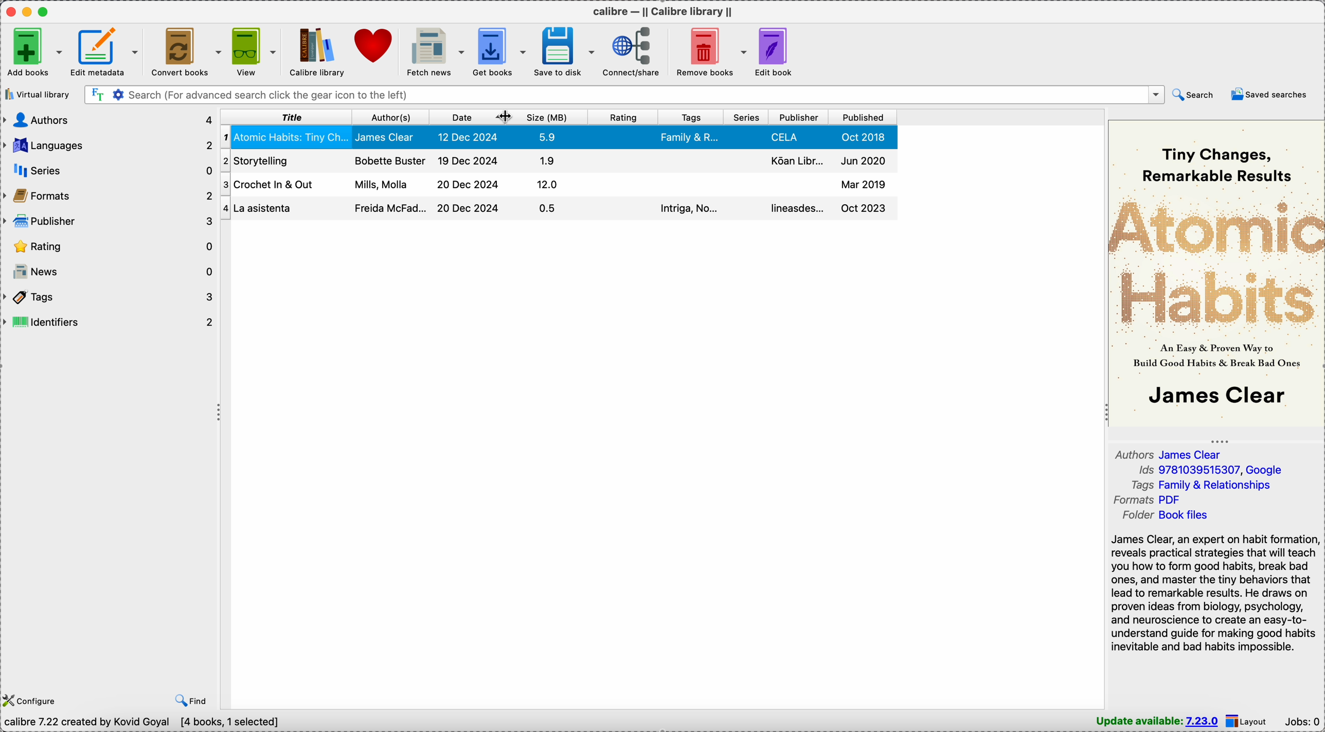 This screenshot has width=1325, height=732. I want to click on connect/share, so click(635, 52).